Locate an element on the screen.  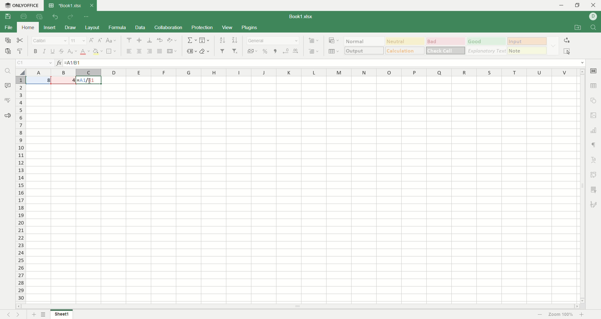
orientation is located at coordinates (173, 40).